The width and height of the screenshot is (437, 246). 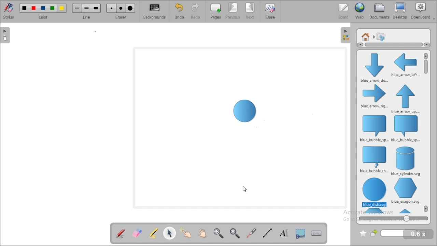 I want to click on blue bubble speak, so click(x=373, y=128).